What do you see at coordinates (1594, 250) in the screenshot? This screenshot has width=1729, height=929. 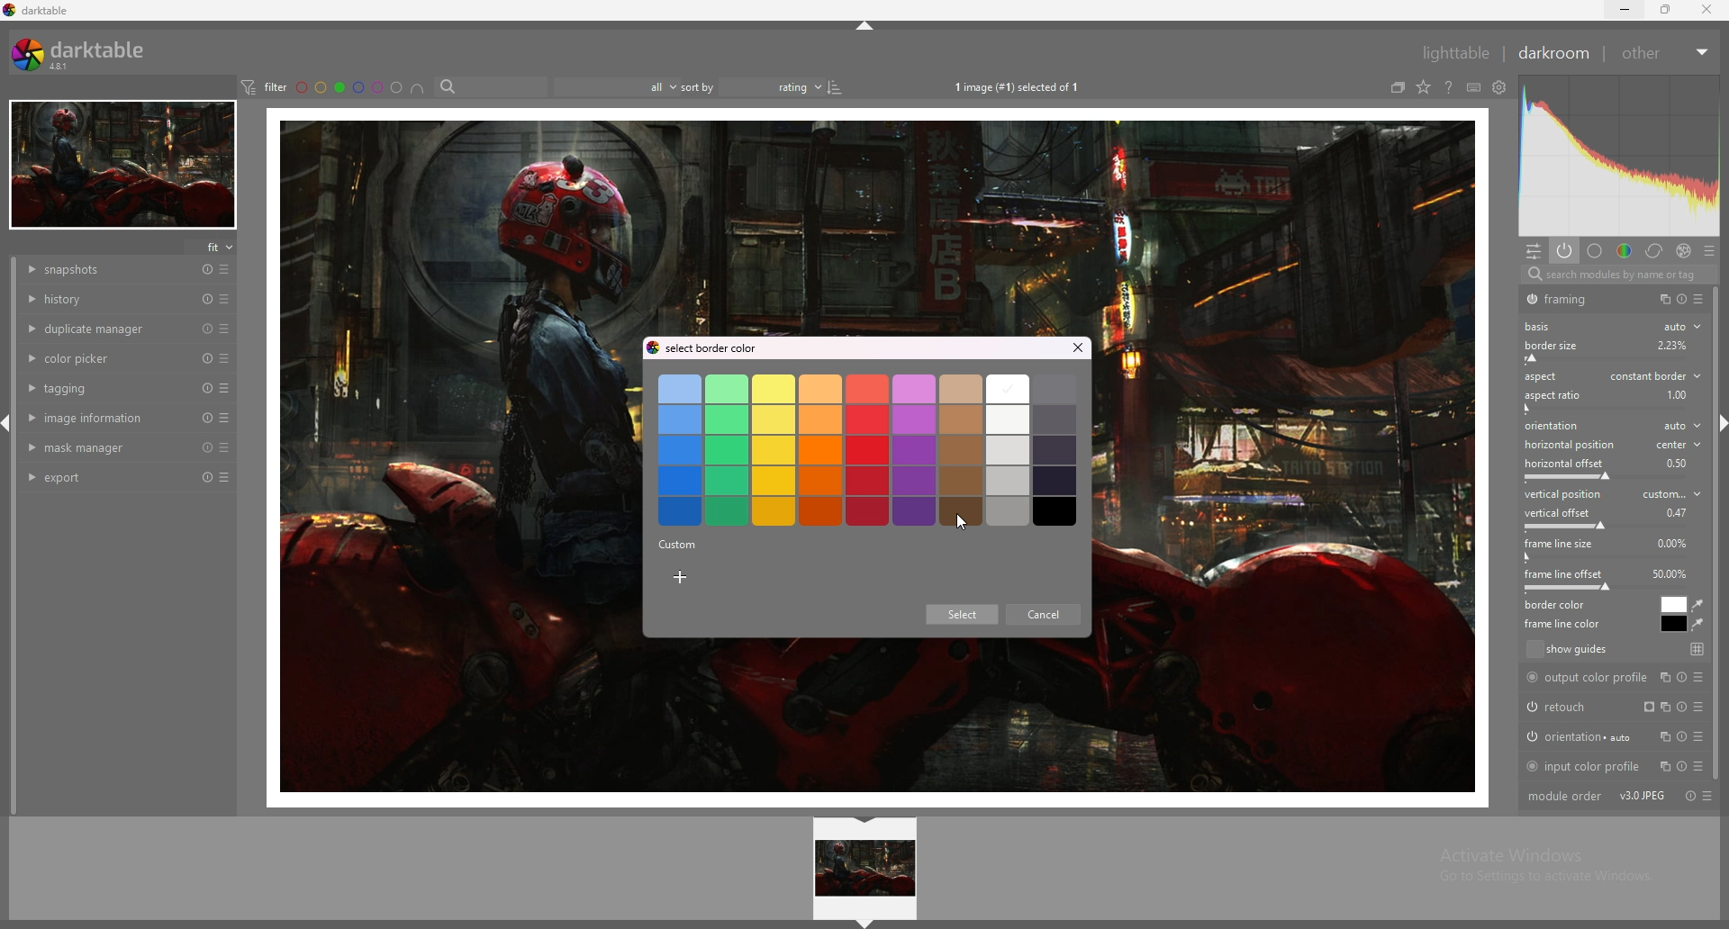 I see `base` at bounding box center [1594, 250].